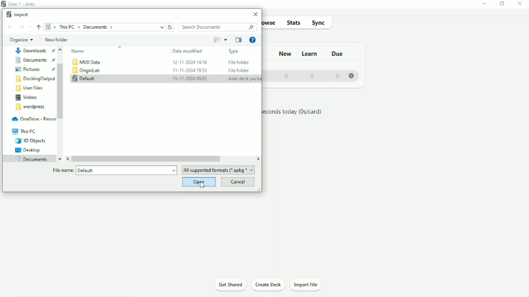 This screenshot has height=297, width=529. What do you see at coordinates (352, 76) in the screenshot?
I see `Settings` at bounding box center [352, 76].